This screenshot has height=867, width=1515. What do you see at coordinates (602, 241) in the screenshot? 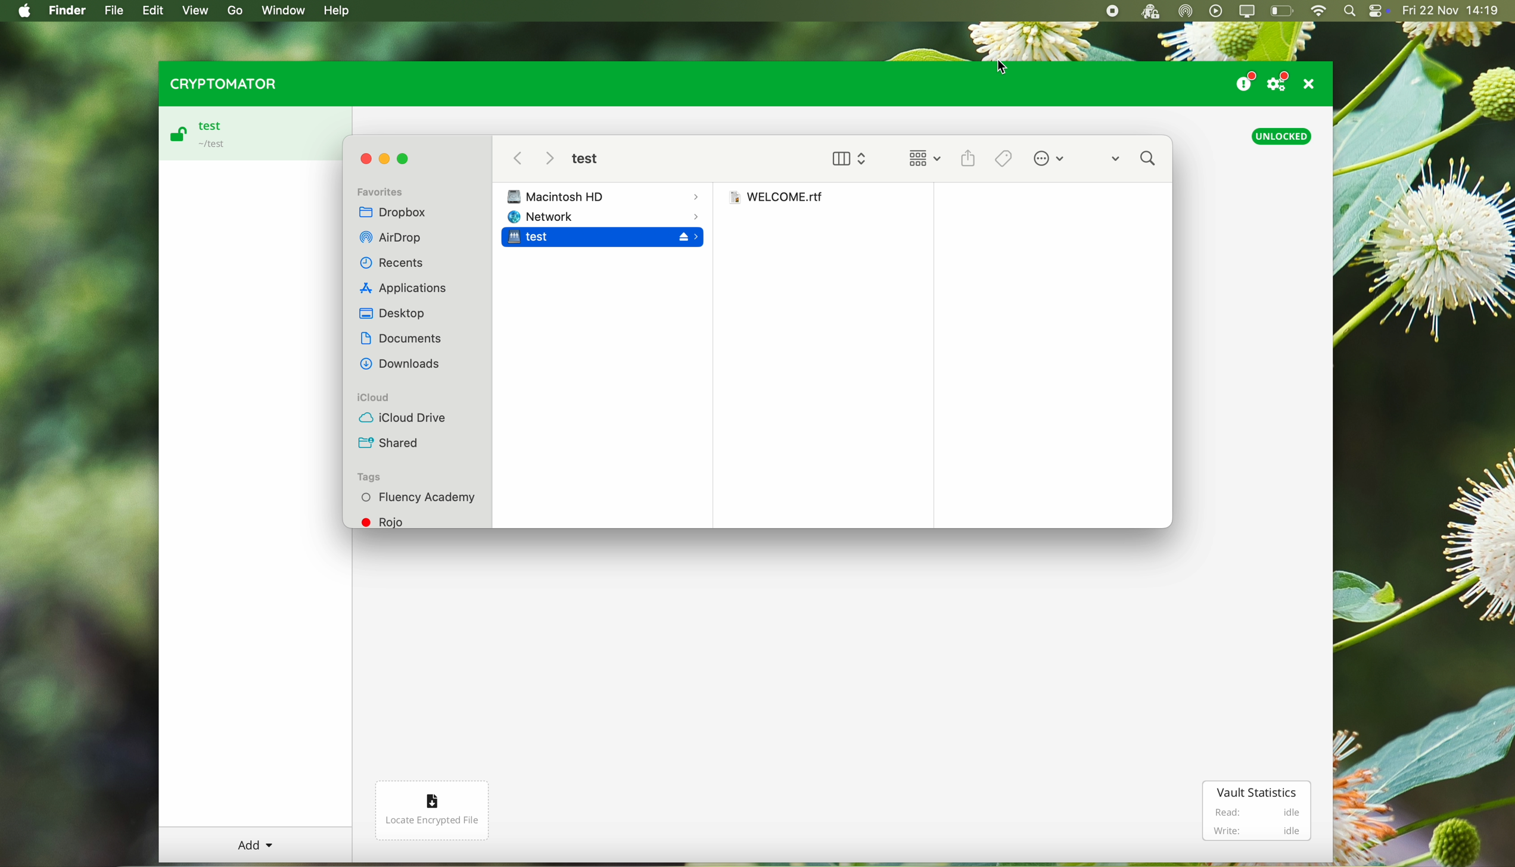
I see `test` at bounding box center [602, 241].